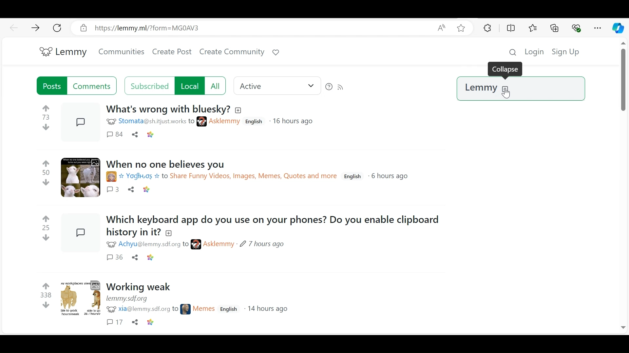  What do you see at coordinates (131, 299) in the screenshot?
I see `link` at bounding box center [131, 299].